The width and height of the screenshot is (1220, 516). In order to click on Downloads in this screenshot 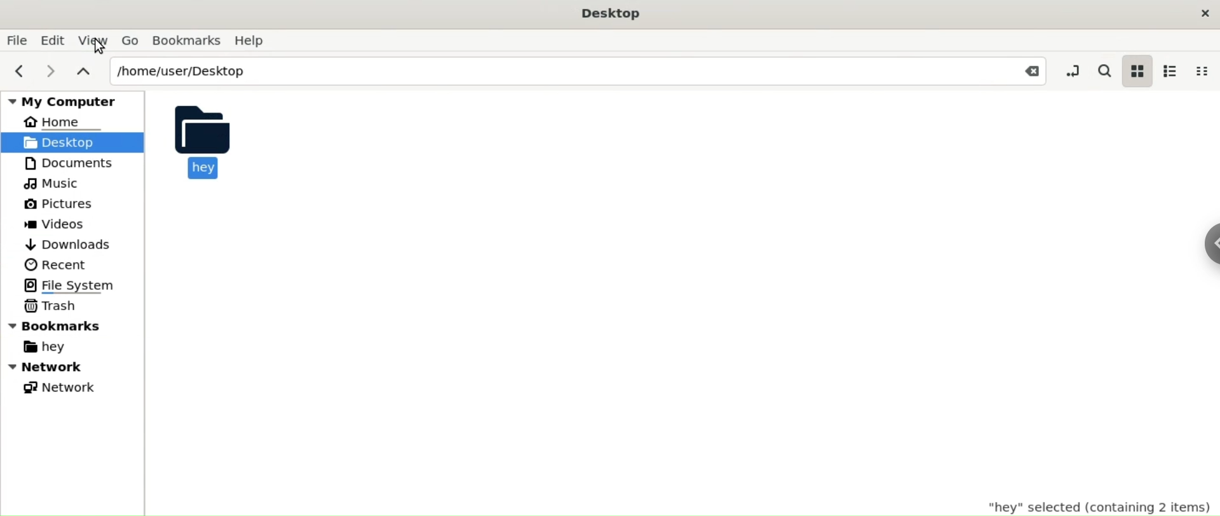, I will do `click(74, 244)`.